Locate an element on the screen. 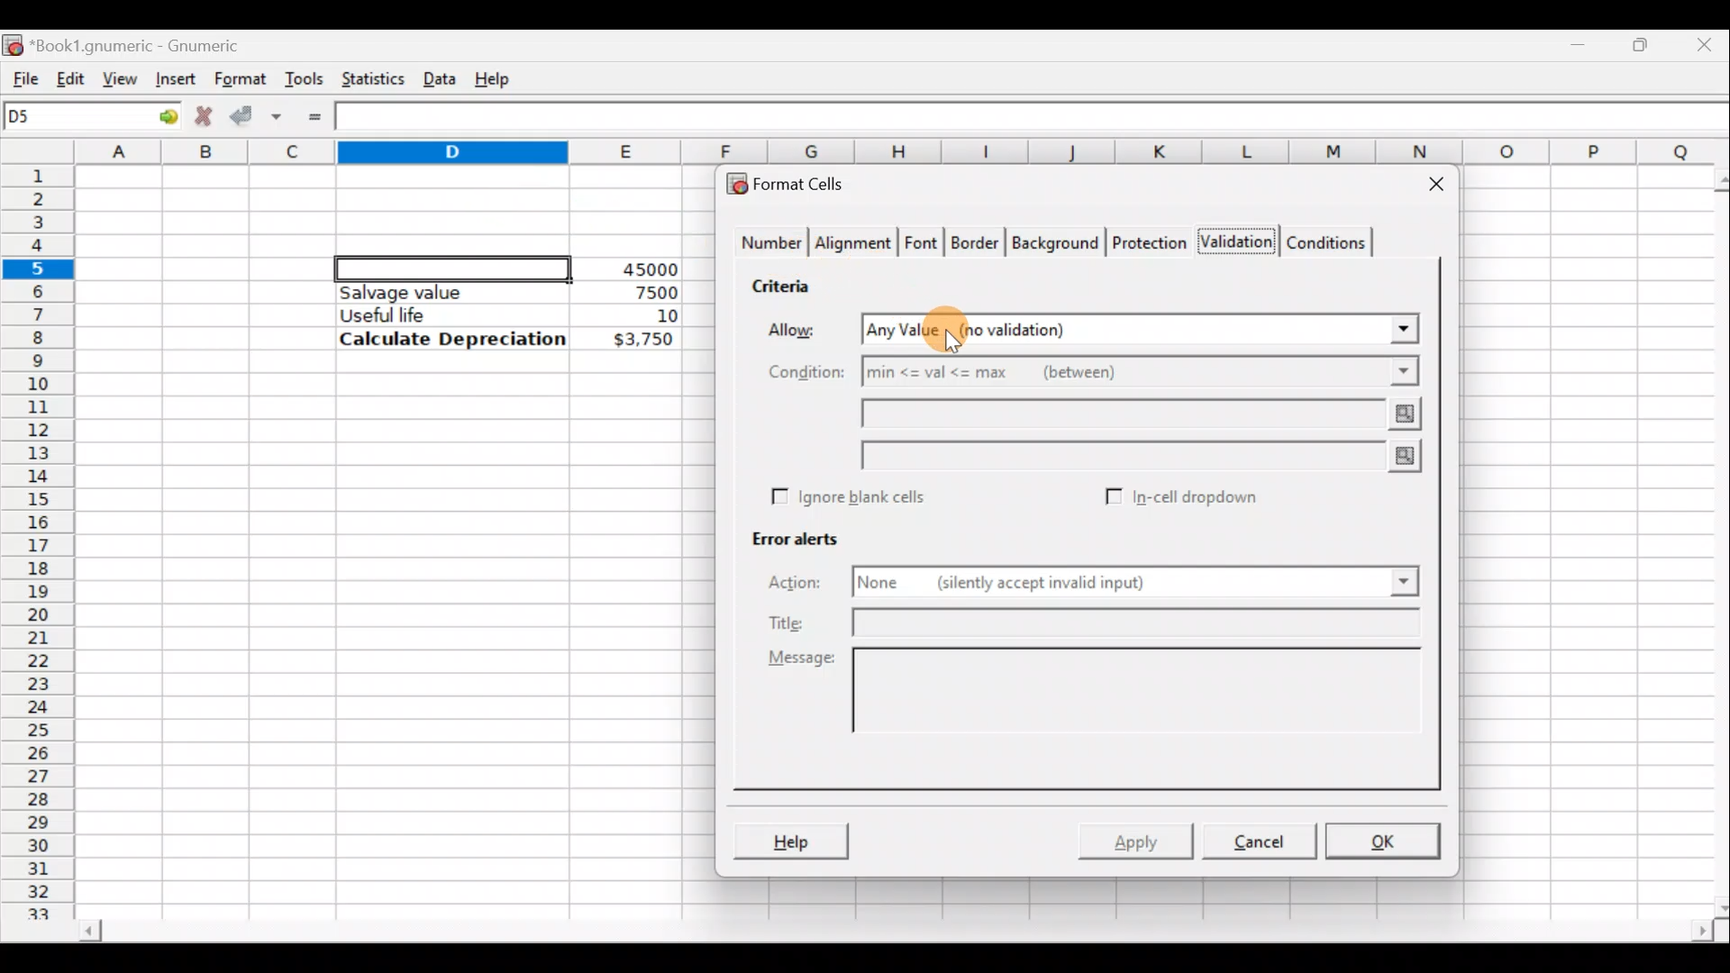  max value is located at coordinates (1140, 453).